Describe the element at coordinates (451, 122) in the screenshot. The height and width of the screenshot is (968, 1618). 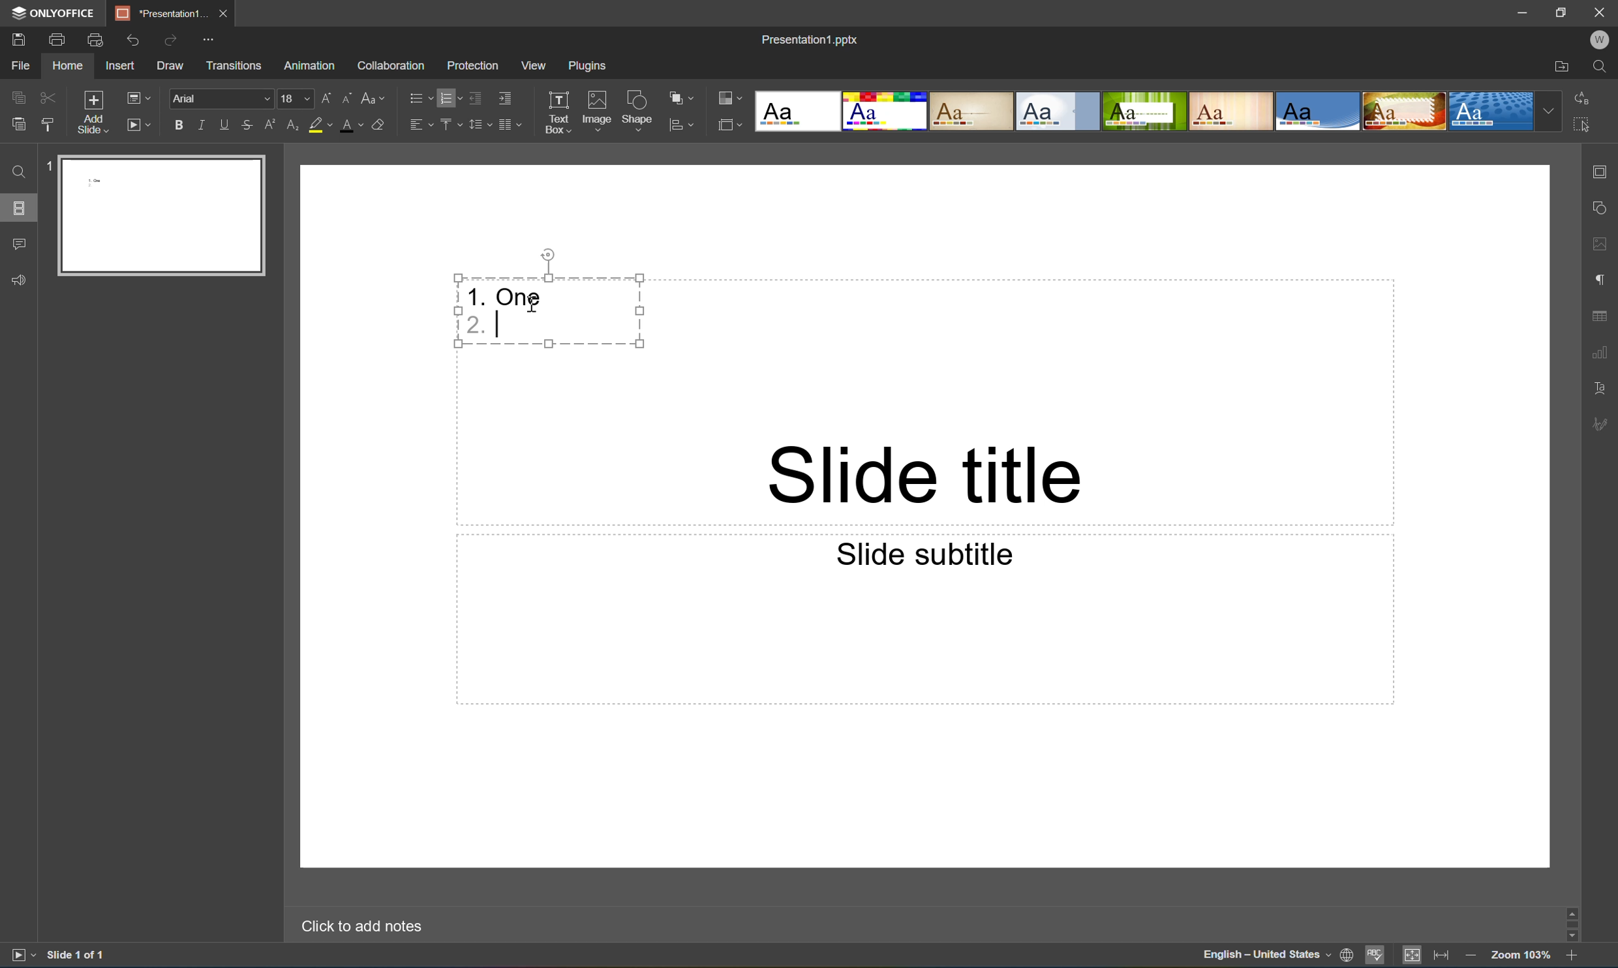
I see `Vertical align` at that location.